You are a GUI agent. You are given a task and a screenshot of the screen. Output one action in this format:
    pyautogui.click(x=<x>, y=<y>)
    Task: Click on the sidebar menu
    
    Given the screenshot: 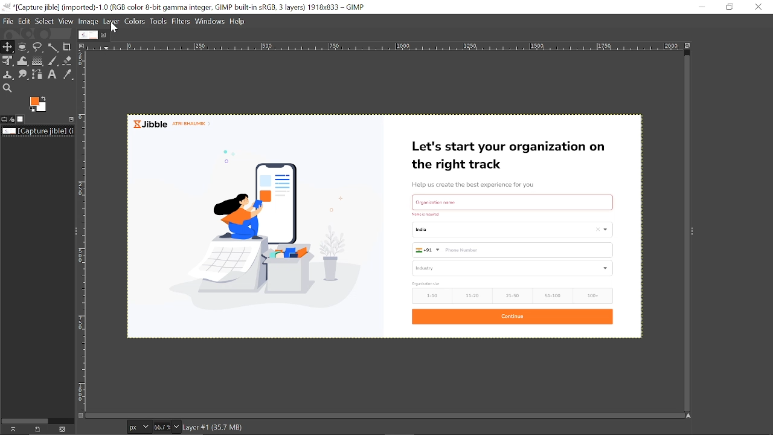 What is the action you would take?
    pyautogui.click(x=692, y=230)
    